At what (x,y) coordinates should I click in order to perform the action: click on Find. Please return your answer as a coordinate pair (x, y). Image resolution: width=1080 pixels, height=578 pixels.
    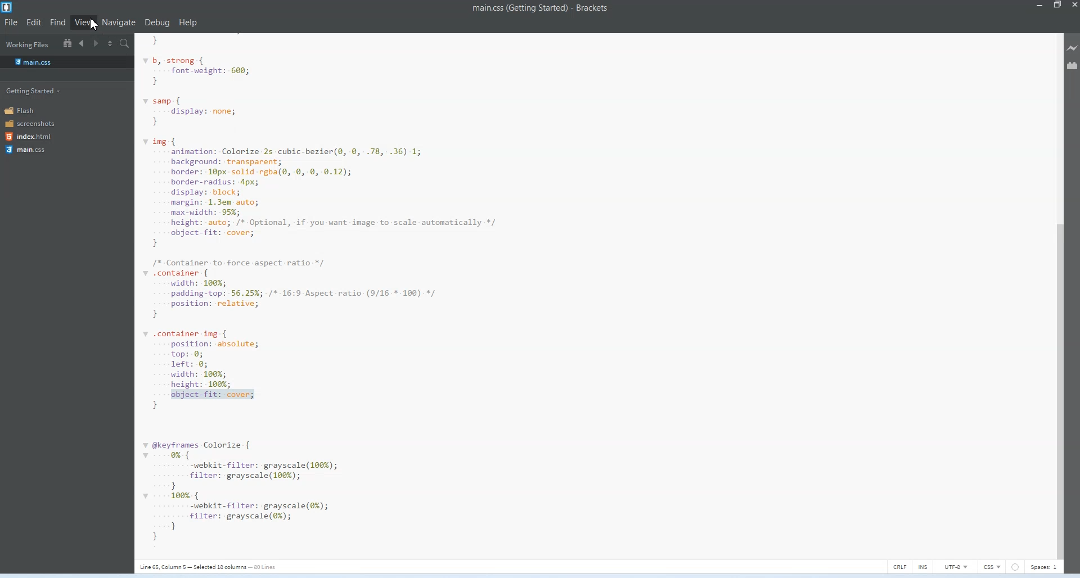
    Looking at the image, I should click on (57, 21).